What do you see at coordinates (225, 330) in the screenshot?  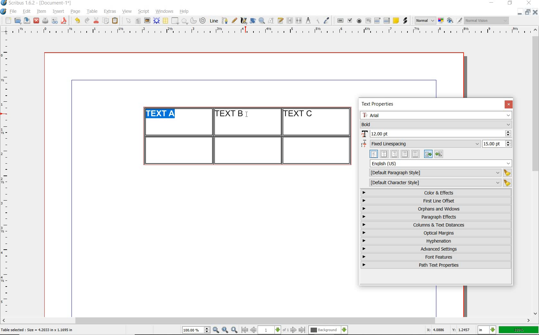 I see `zoom to` at bounding box center [225, 330].